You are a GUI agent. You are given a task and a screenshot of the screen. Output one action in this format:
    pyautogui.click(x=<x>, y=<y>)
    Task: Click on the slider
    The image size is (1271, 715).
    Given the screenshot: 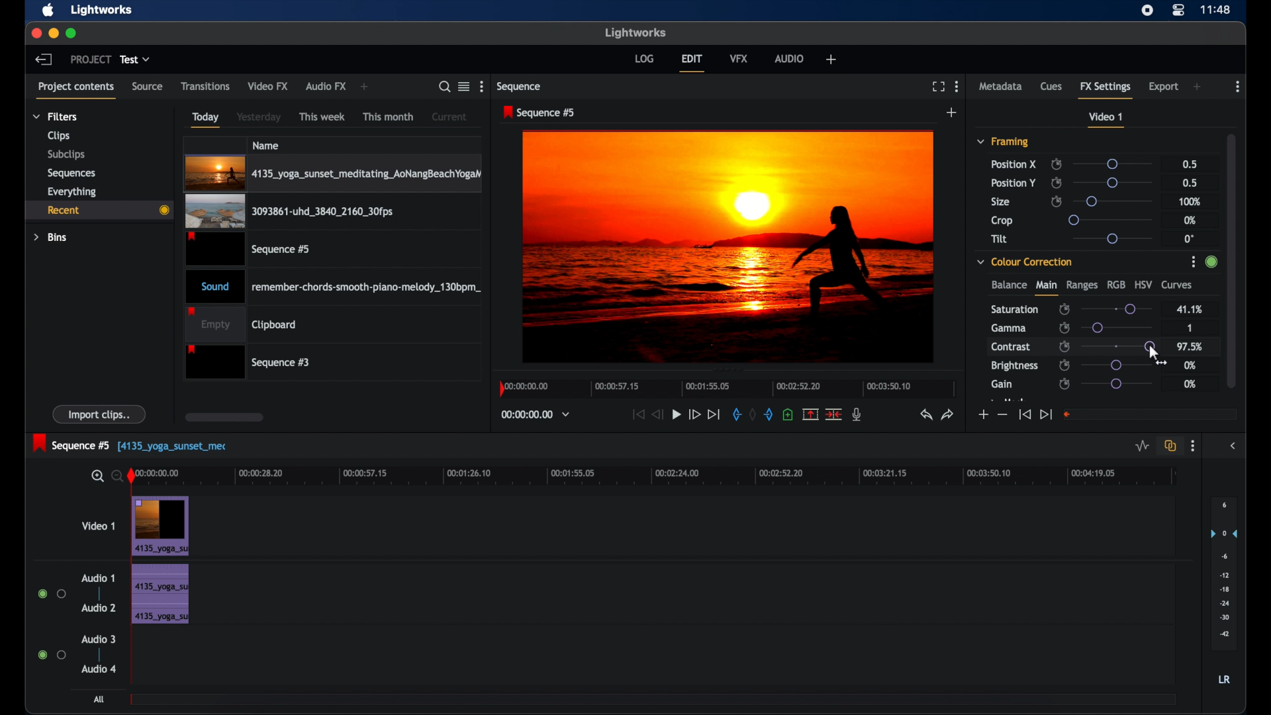 What is the action you would take?
    pyautogui.click(x=1115, y=183)
    